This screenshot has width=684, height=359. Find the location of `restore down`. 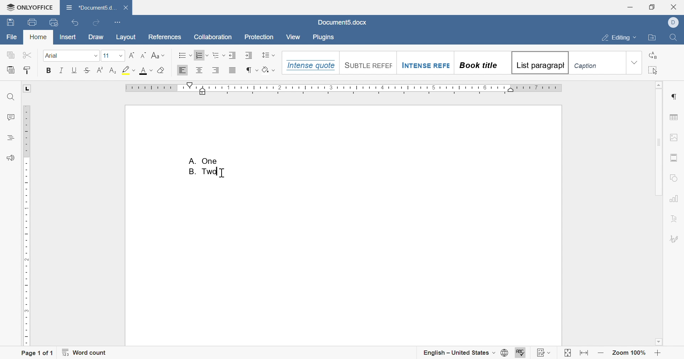

restore down is located at coordinates (652, 7).